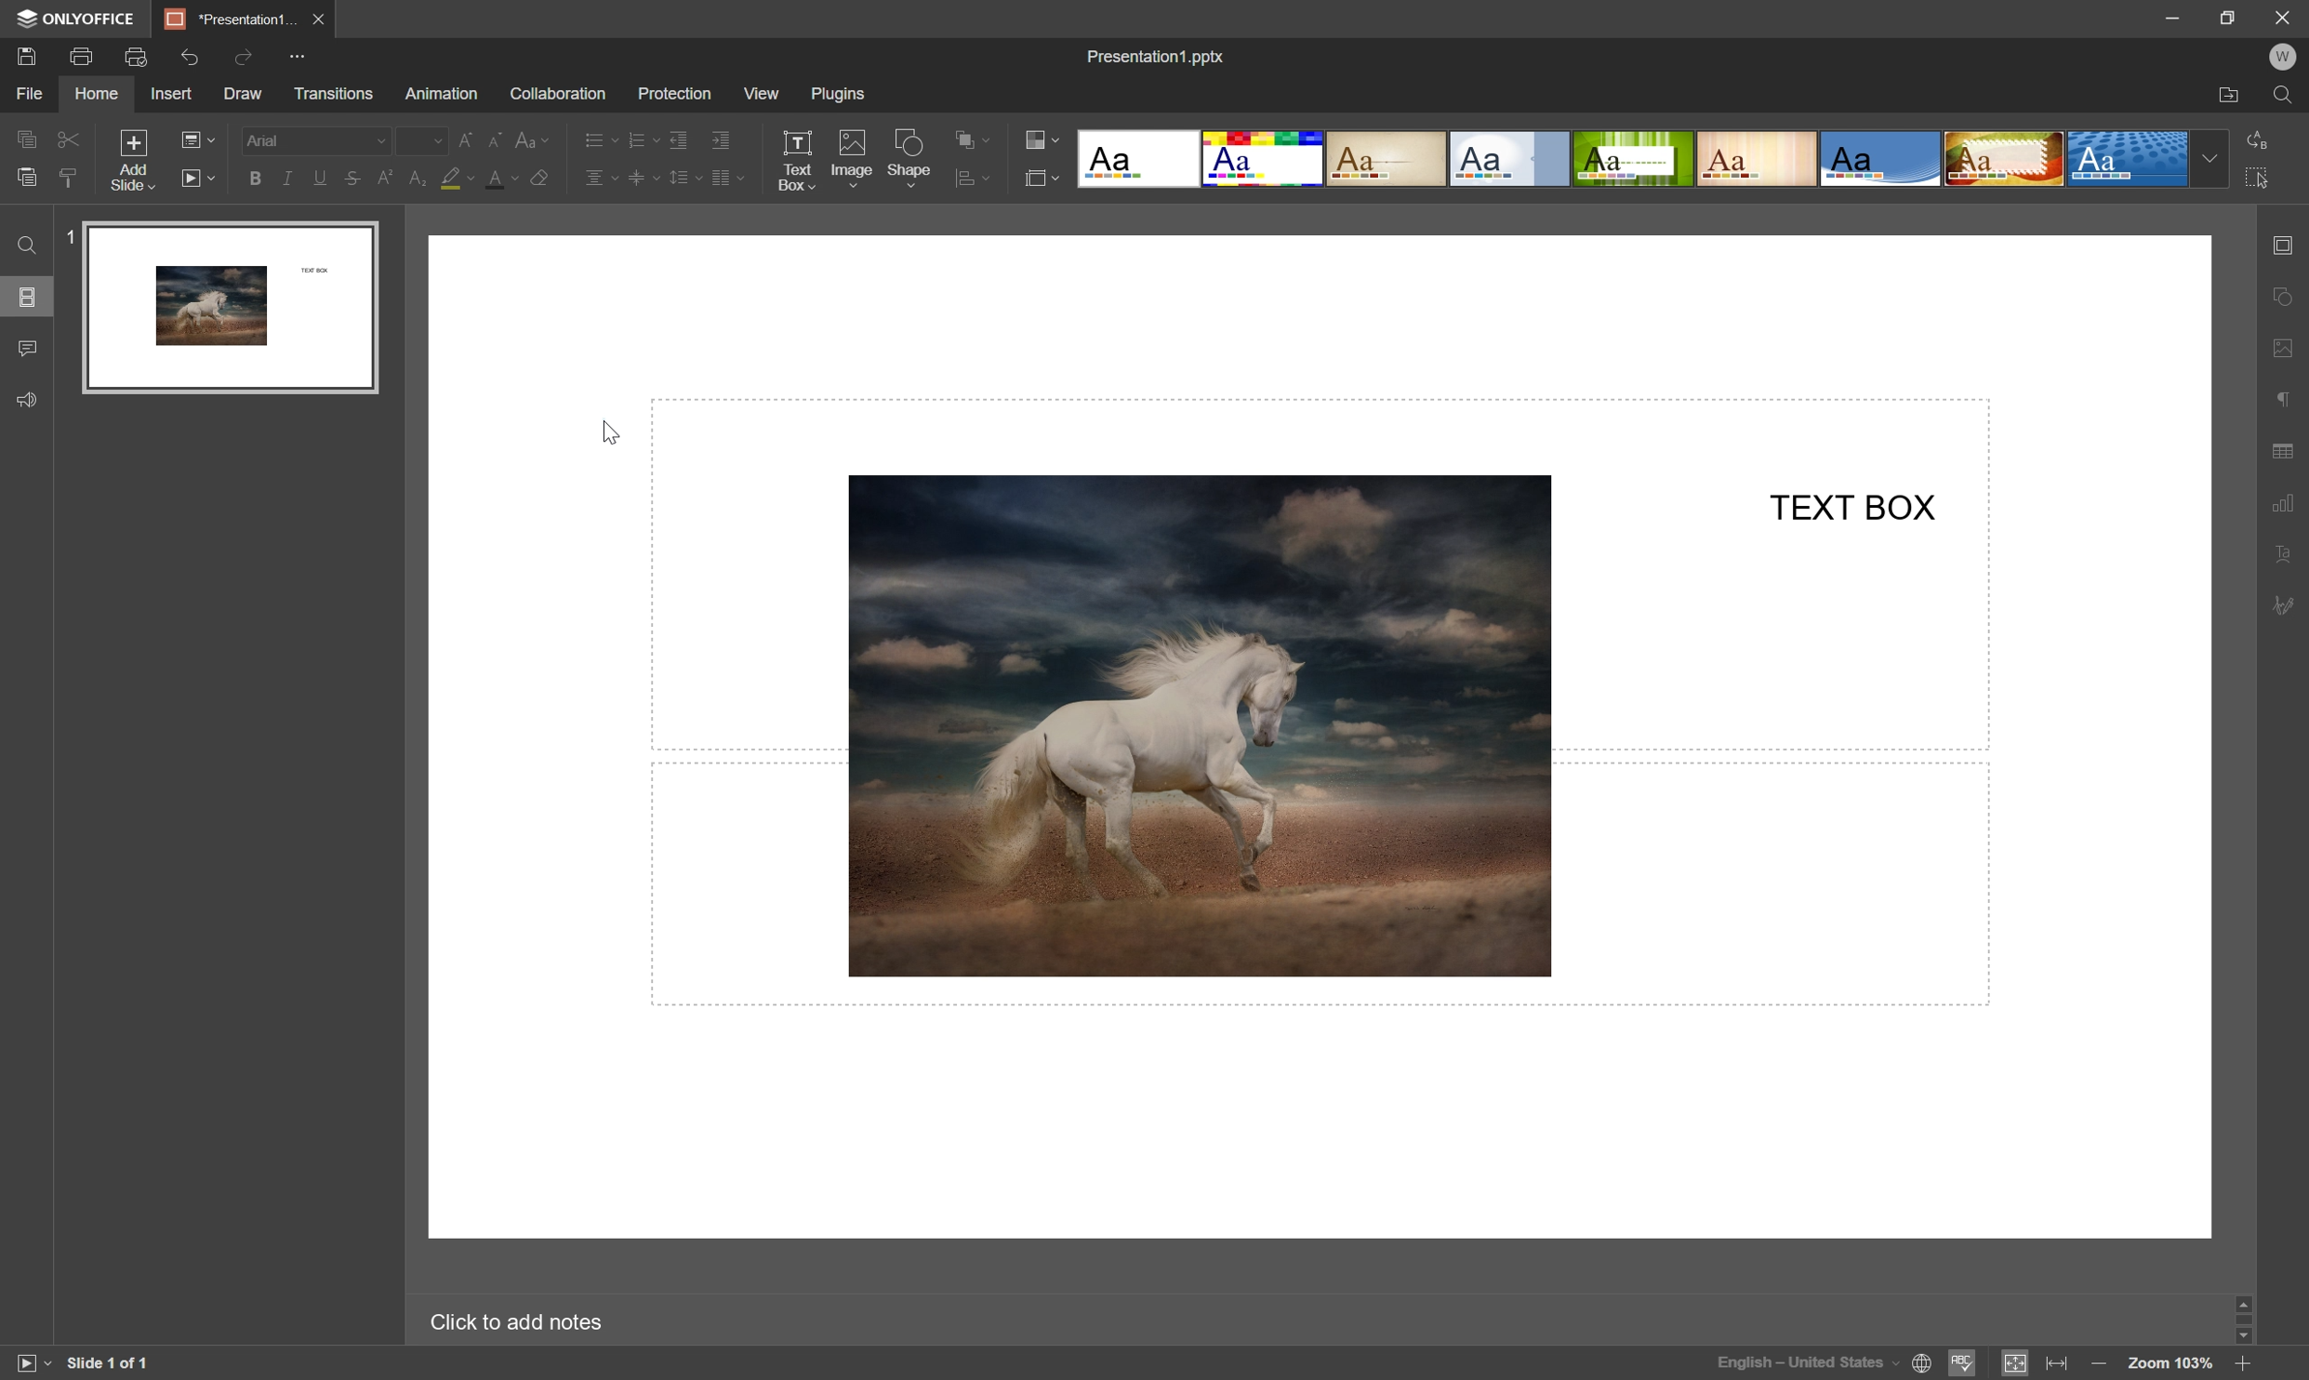  I want to click on clear style, so click(543, 179).